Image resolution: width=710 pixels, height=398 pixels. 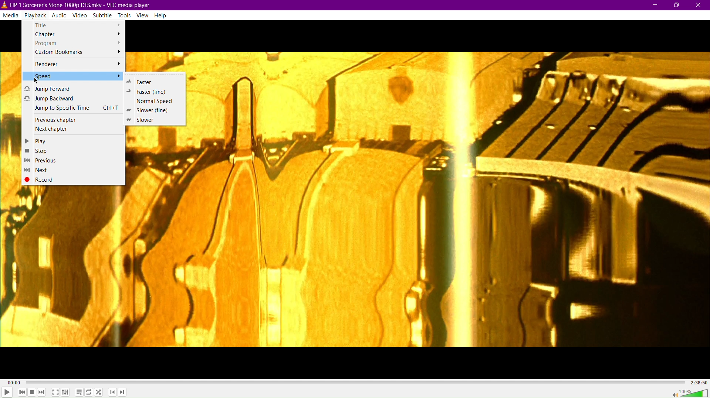 I want to click on Timeline, so click(x=354, y=381).